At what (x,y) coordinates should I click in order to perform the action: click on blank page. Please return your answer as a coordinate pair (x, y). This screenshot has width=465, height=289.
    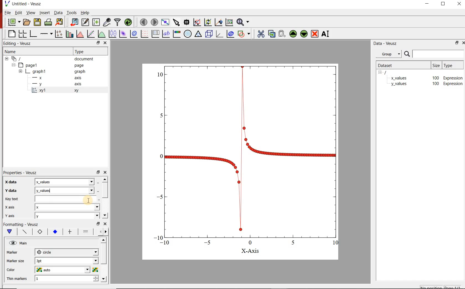
    Looking at the image, I should click on (12, 34).